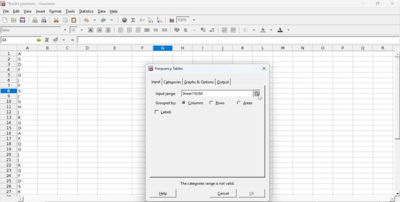  What do you see at coordinates (89, 20) in the screenshot?
I see `undo` at bounding box center [89, 20].